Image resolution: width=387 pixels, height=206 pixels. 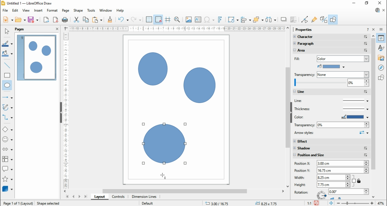 What do you see at coordinates (311, 51) in the screenshot?
I see `area` at bounding box center [311, 51].